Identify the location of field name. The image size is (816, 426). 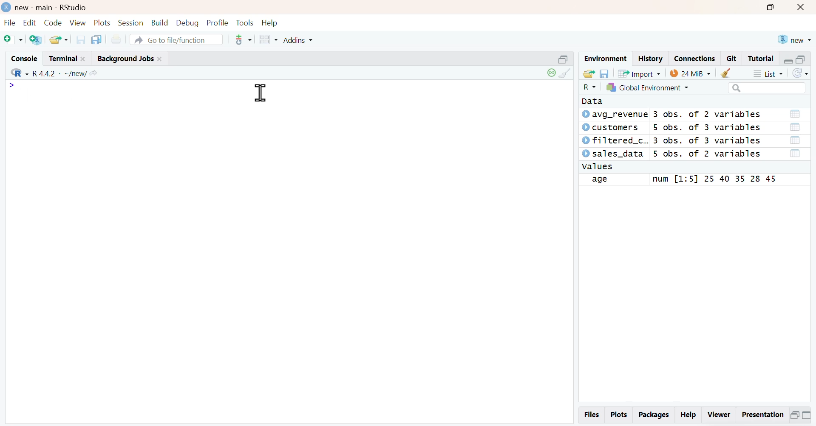
(613, 180).